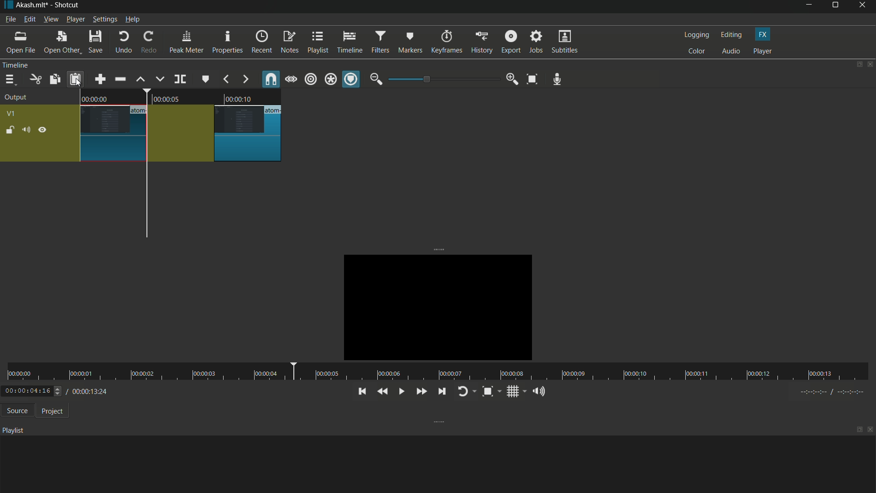 The width and height of the screenshot is (876, 493). I want to click on output, so click(16, 98).